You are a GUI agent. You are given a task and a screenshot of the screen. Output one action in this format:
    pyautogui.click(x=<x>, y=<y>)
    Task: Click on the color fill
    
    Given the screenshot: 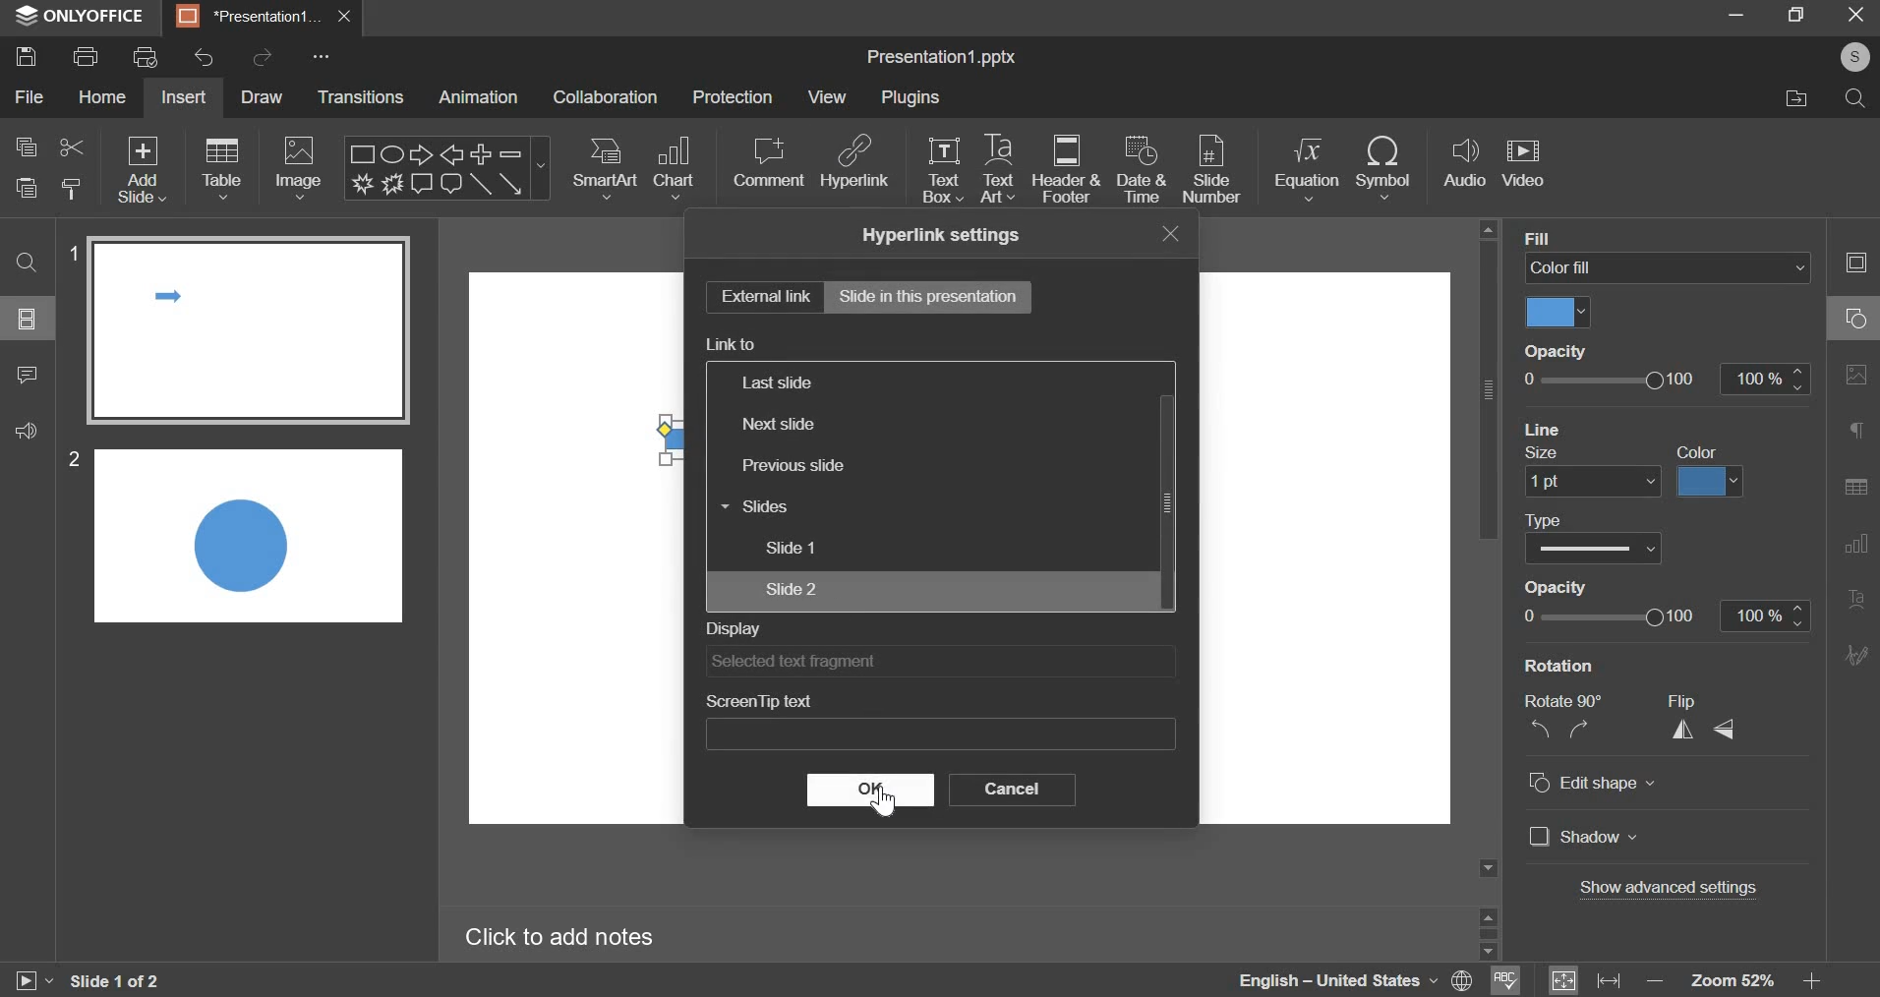 What is the action you would take?
    pyautogui.click(x=1668, y=268)
    